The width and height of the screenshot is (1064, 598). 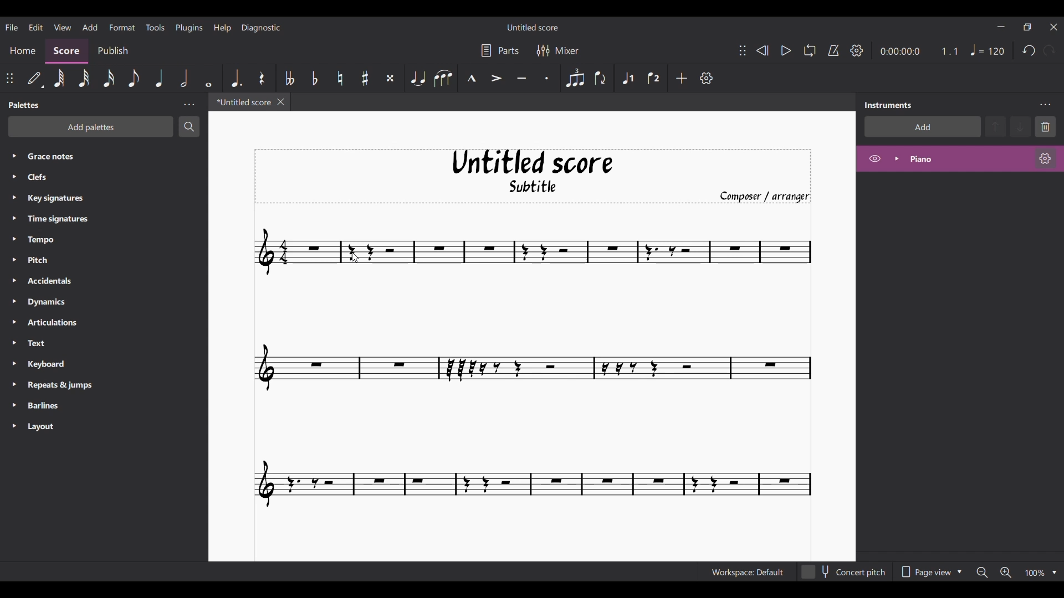 I want to click on Customize toolbar, so click(x=706, y=78).